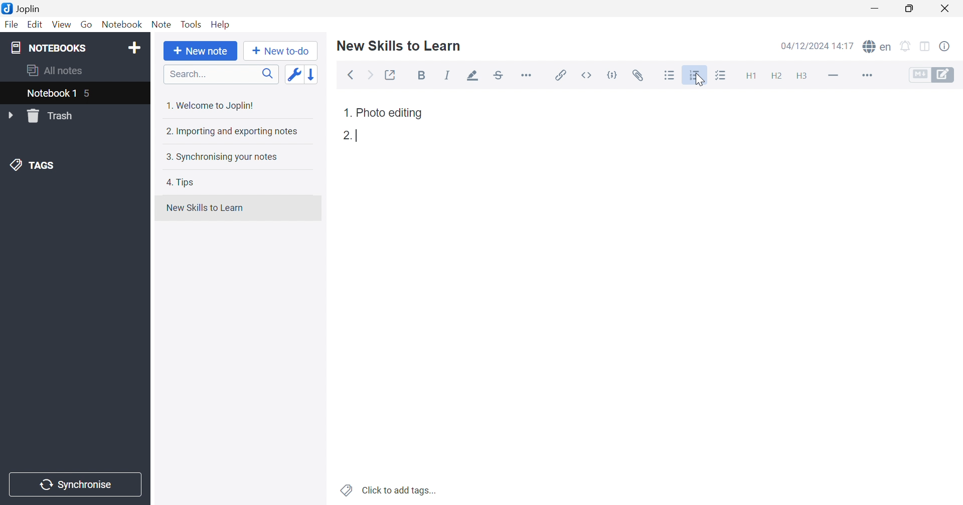  I want to click on 4. Tips, so click(181, 182).